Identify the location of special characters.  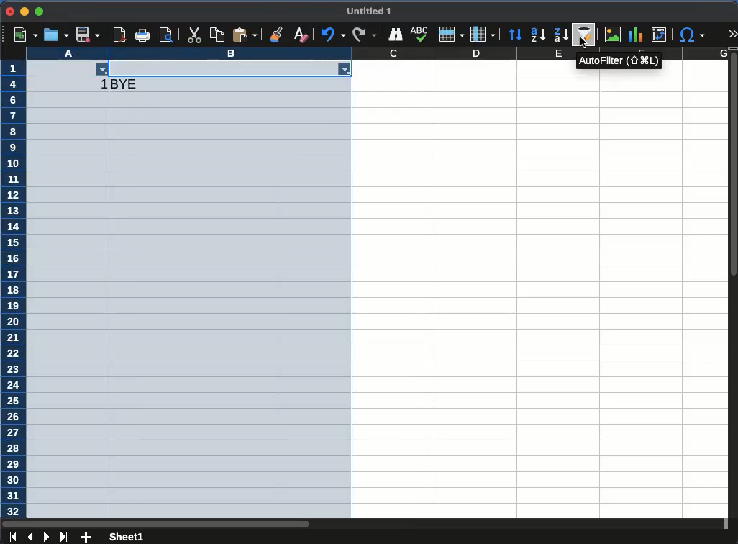
(691, 35).